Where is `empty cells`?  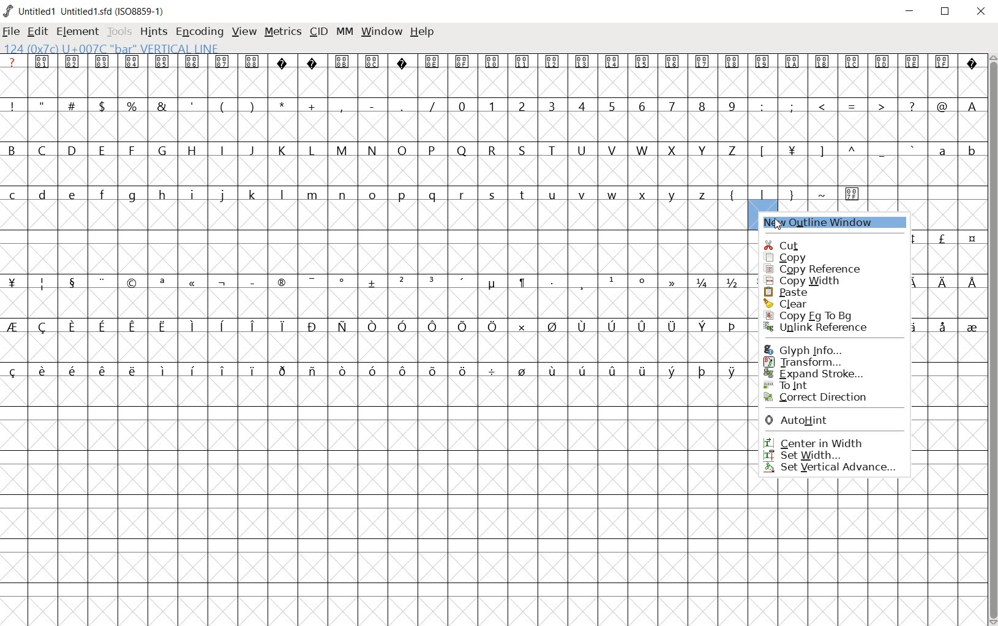 empty cells is located at coordinates (375, 502).